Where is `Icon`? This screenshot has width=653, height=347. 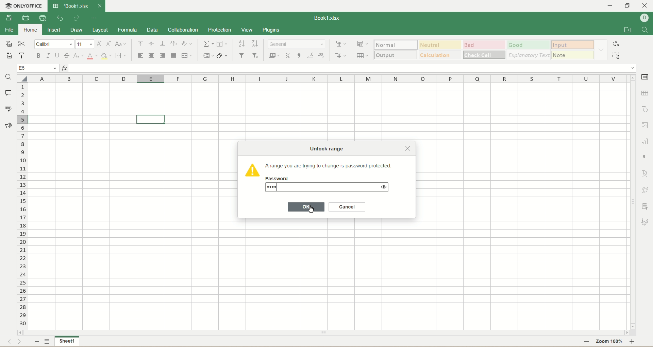
Icon is located at coordinates (251, 171).